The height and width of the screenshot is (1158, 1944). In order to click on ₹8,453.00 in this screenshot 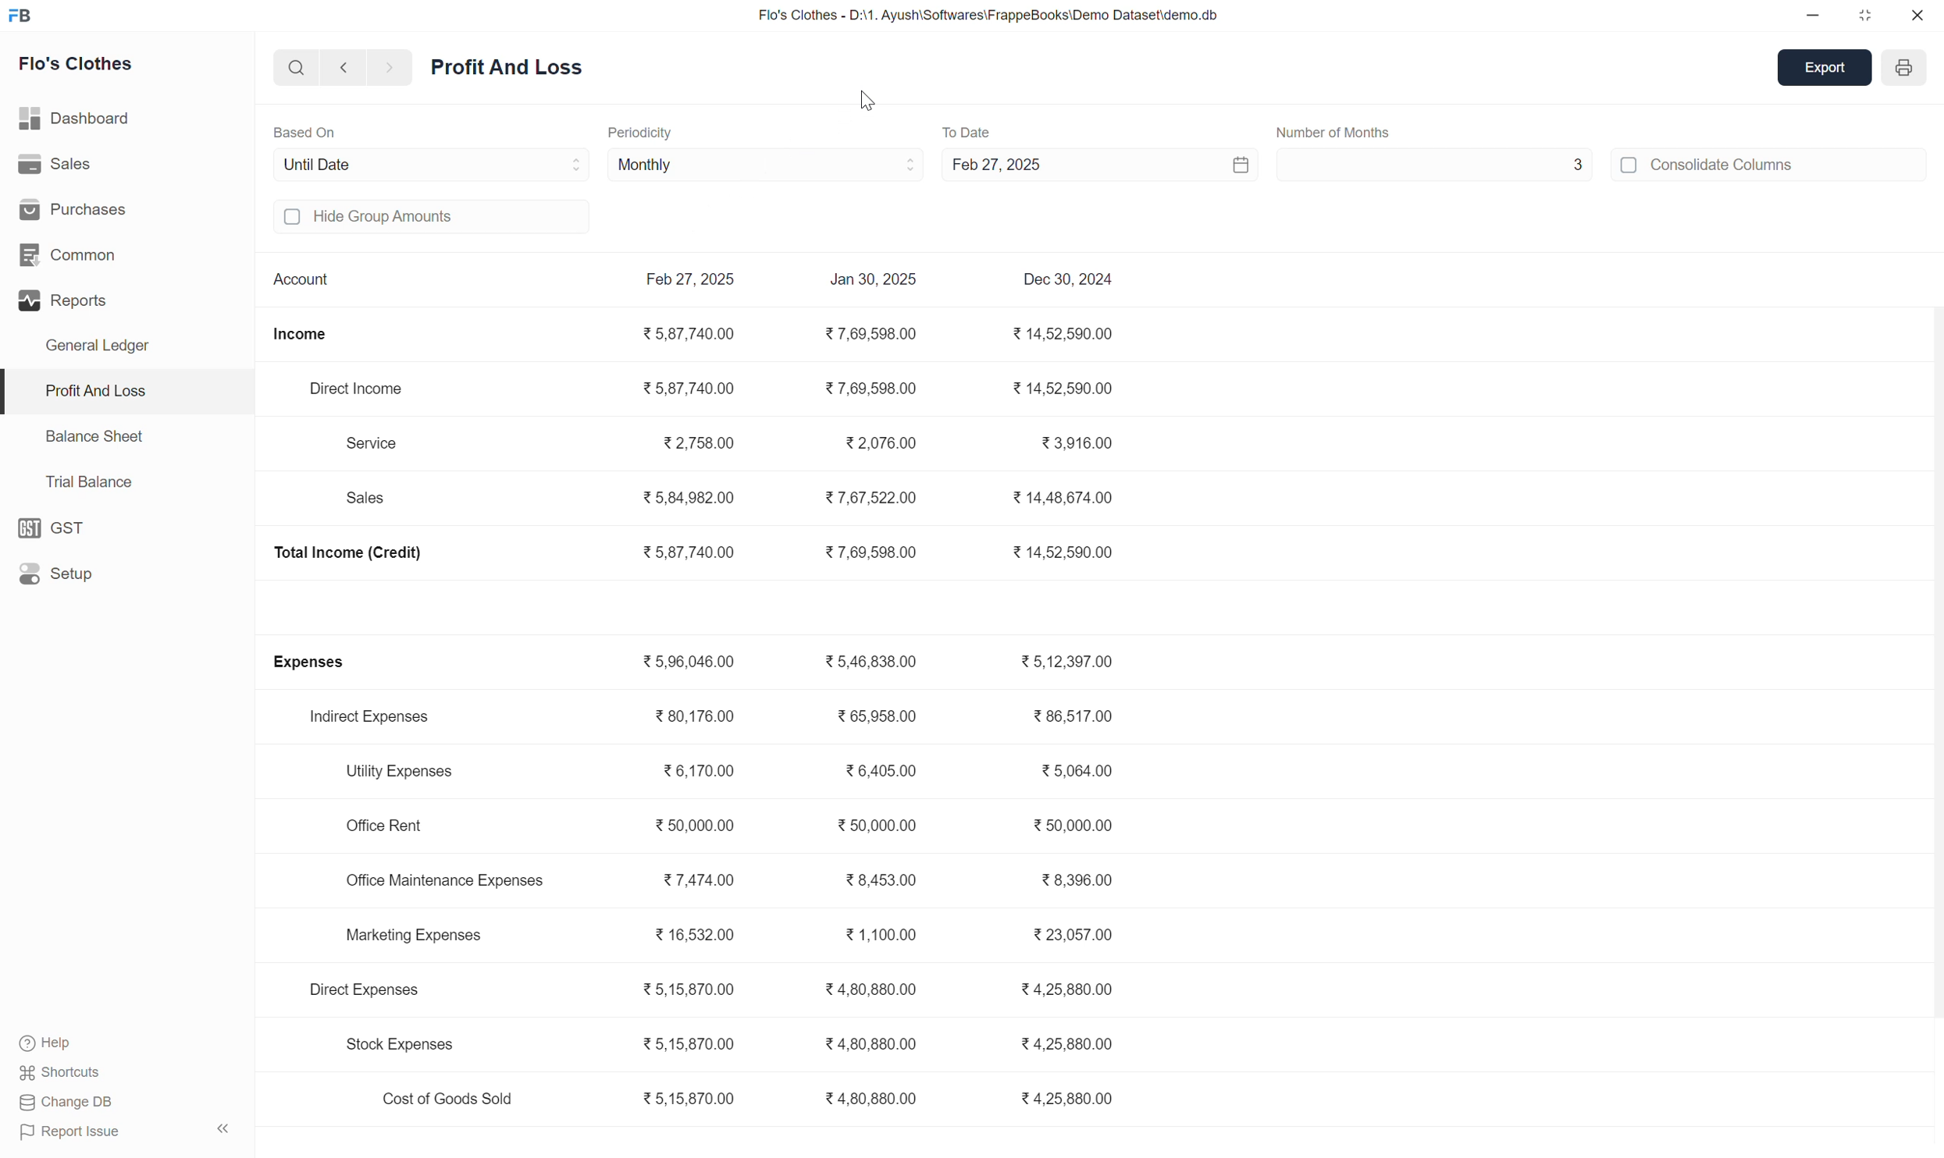, I will do `click(885, 880)`.